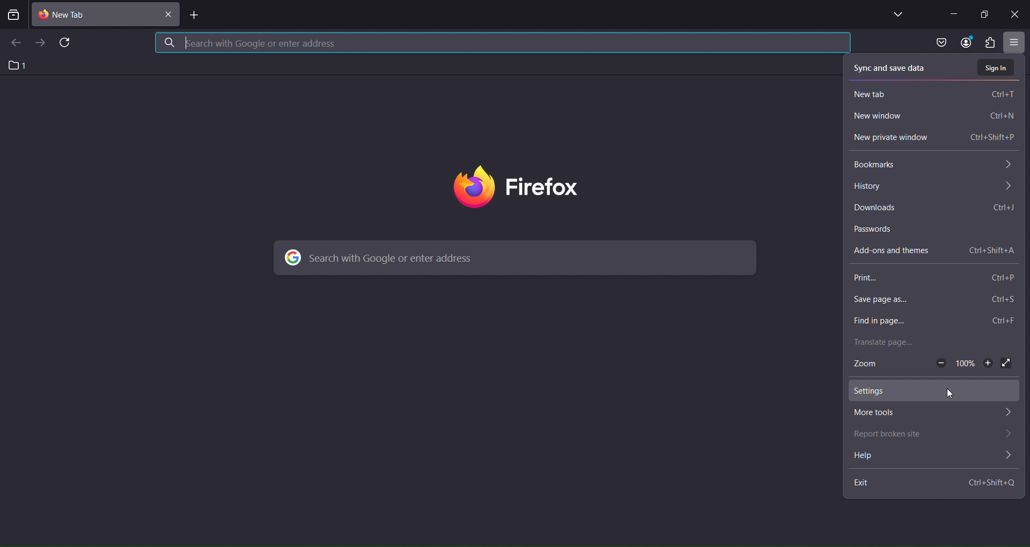 This screenshot has width=1030, height=547. What do you see at coordinates (1016, 43) in the screenshot?
I see `open application menu` at bounding box center [1016, 43].